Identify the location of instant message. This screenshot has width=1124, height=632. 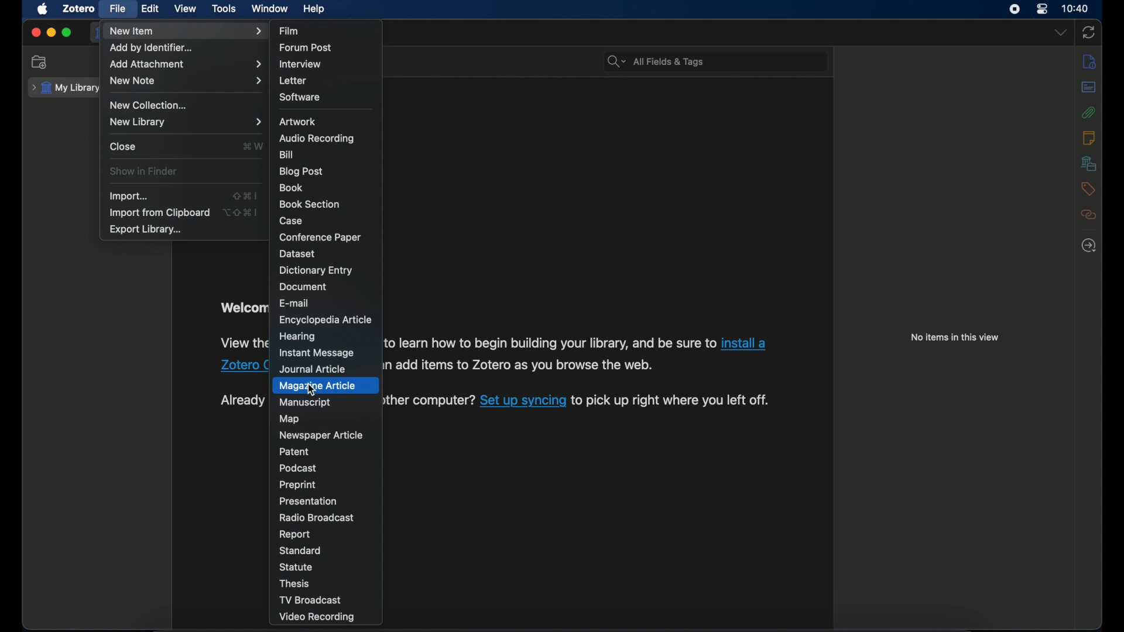
(317, 353).